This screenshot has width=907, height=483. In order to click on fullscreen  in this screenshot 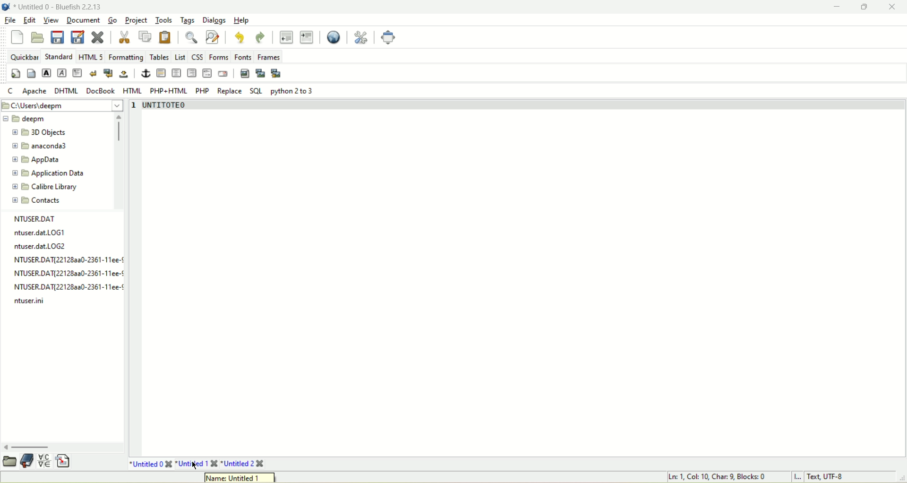, I will do `click(389, 37)`.